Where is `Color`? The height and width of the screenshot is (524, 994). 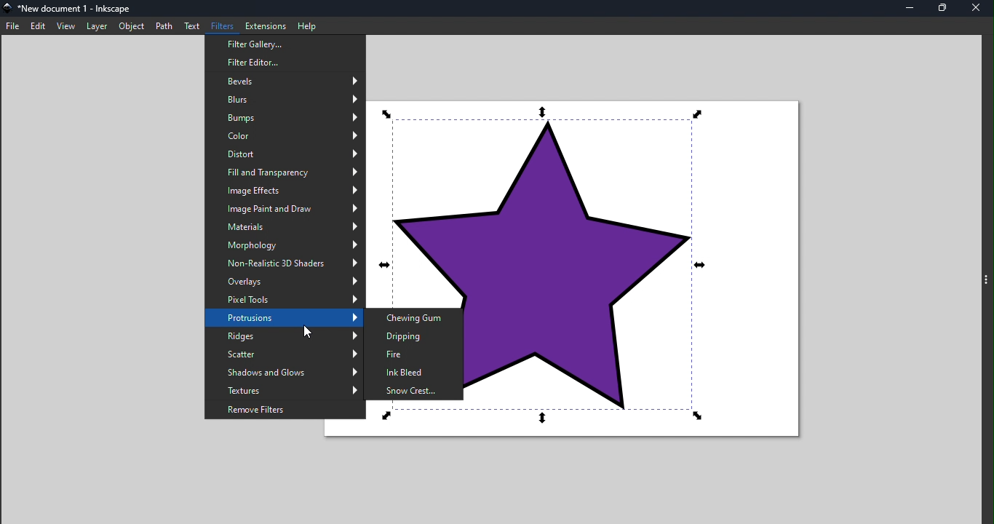
Color is located at coordinates (288, 138).